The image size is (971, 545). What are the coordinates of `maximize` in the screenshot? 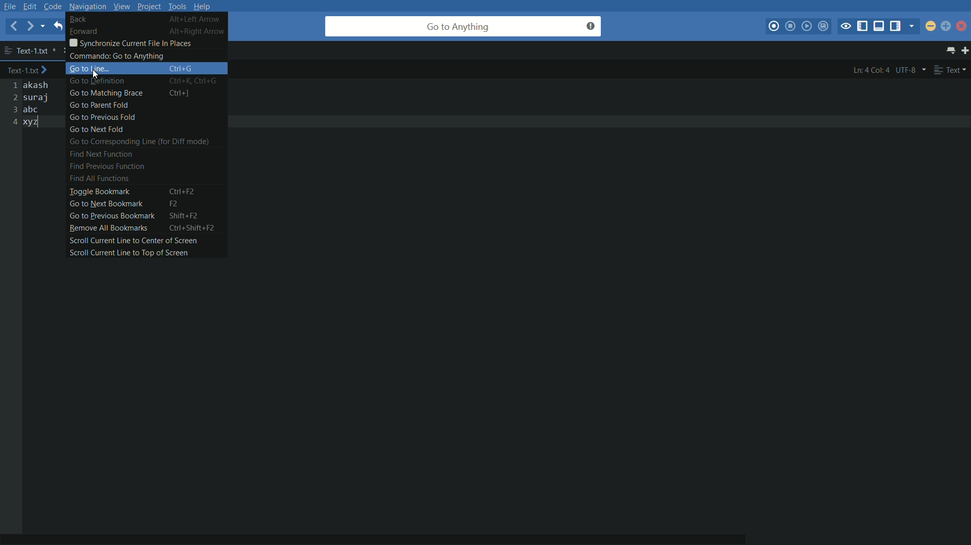 It's located at (945, 26).